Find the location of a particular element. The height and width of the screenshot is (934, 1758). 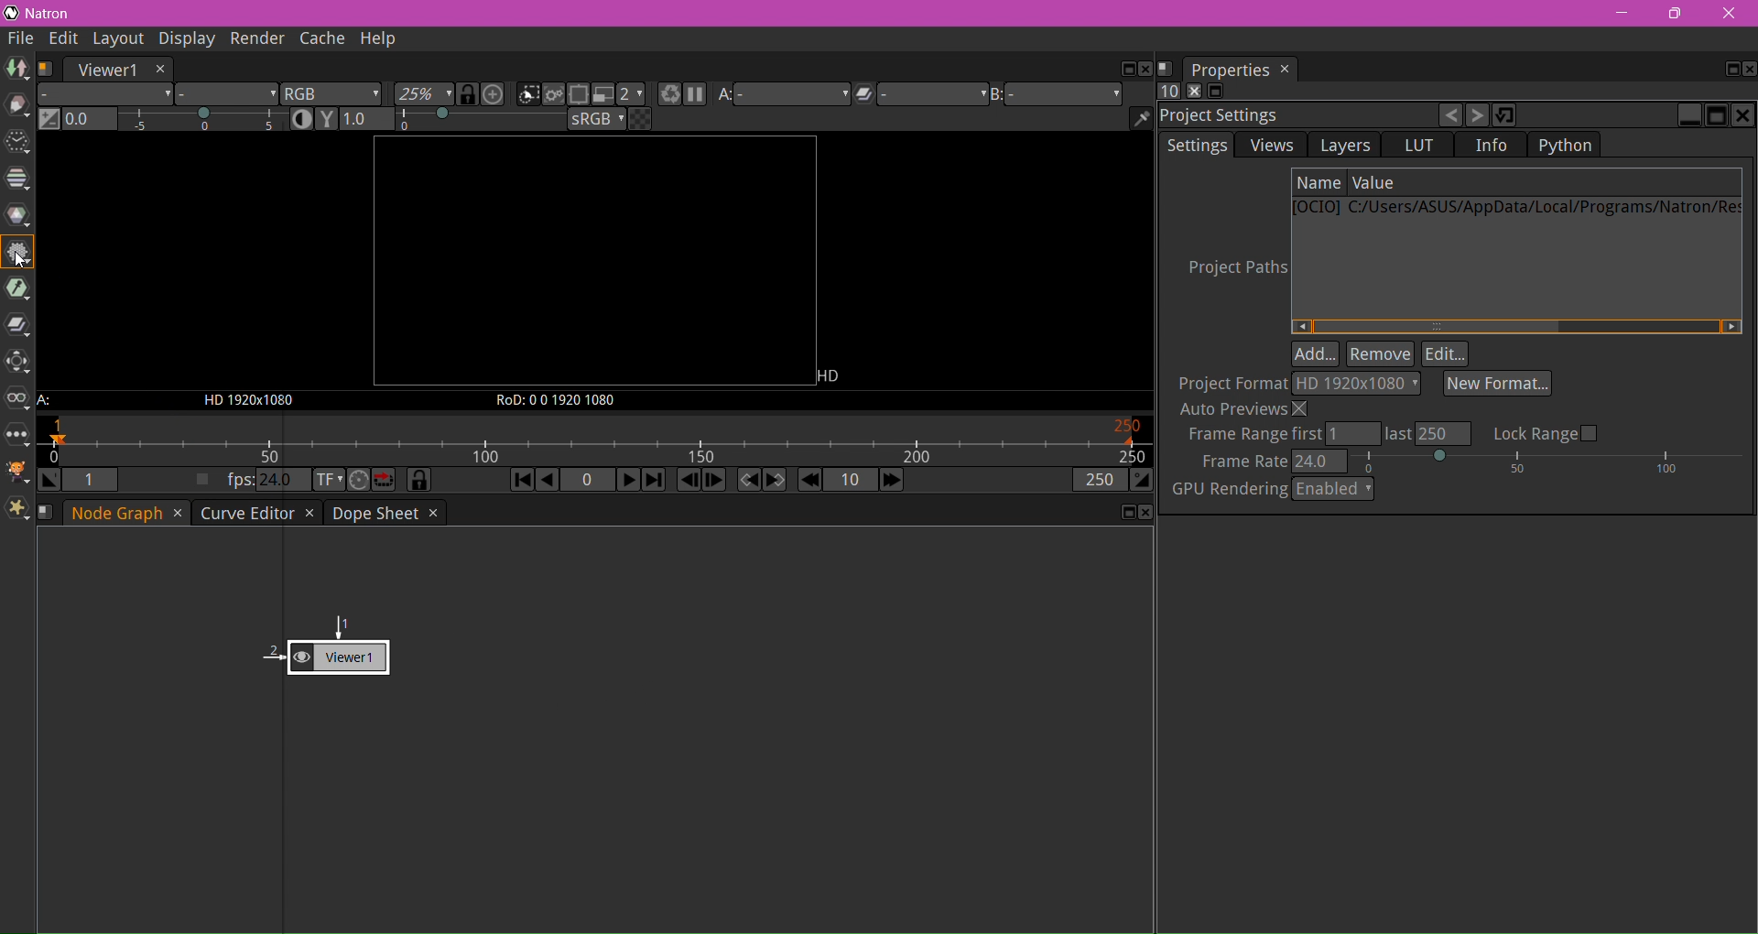

Zoom applied to the image on the viewer is located at coordinates (425, 95).